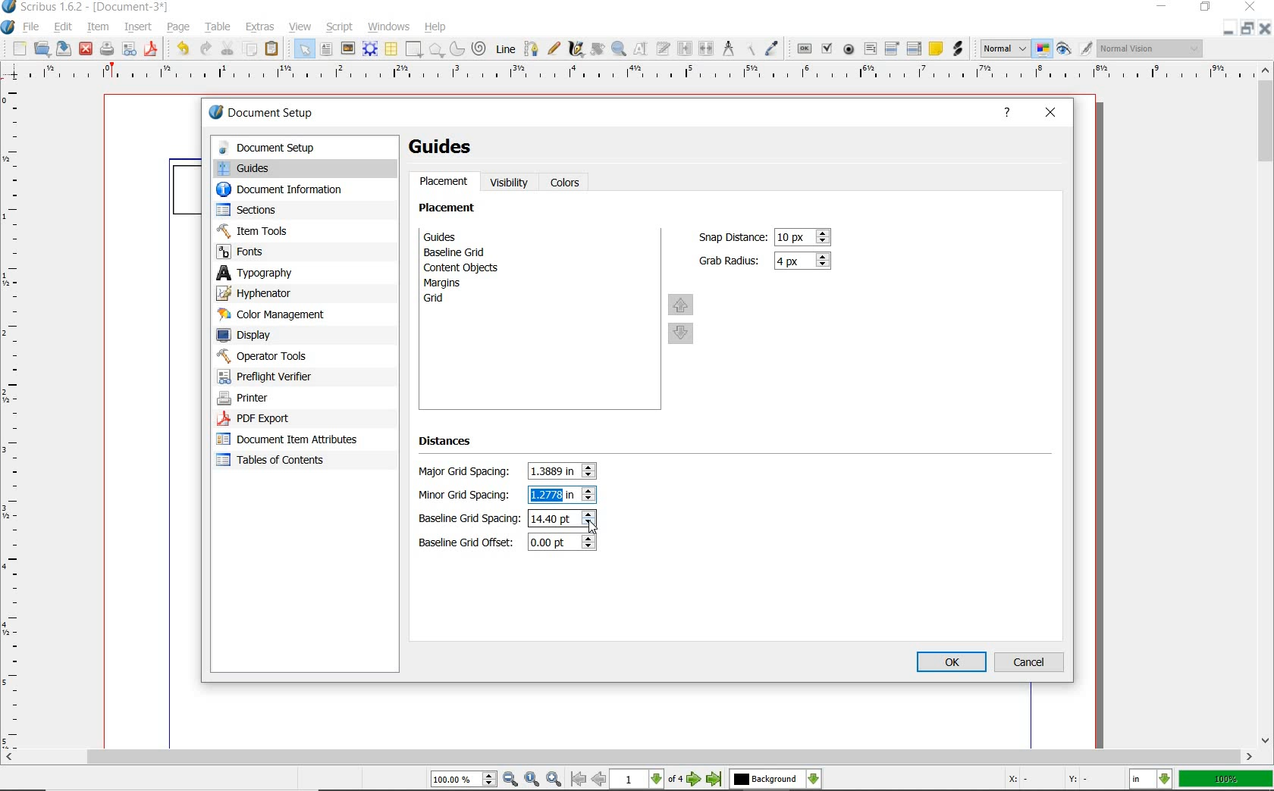 Image resolution: width=1274 pixels, height=791 pixels. Describe the element at coordinates (305, 251) in the screenshot. I see `fonts` at that location.